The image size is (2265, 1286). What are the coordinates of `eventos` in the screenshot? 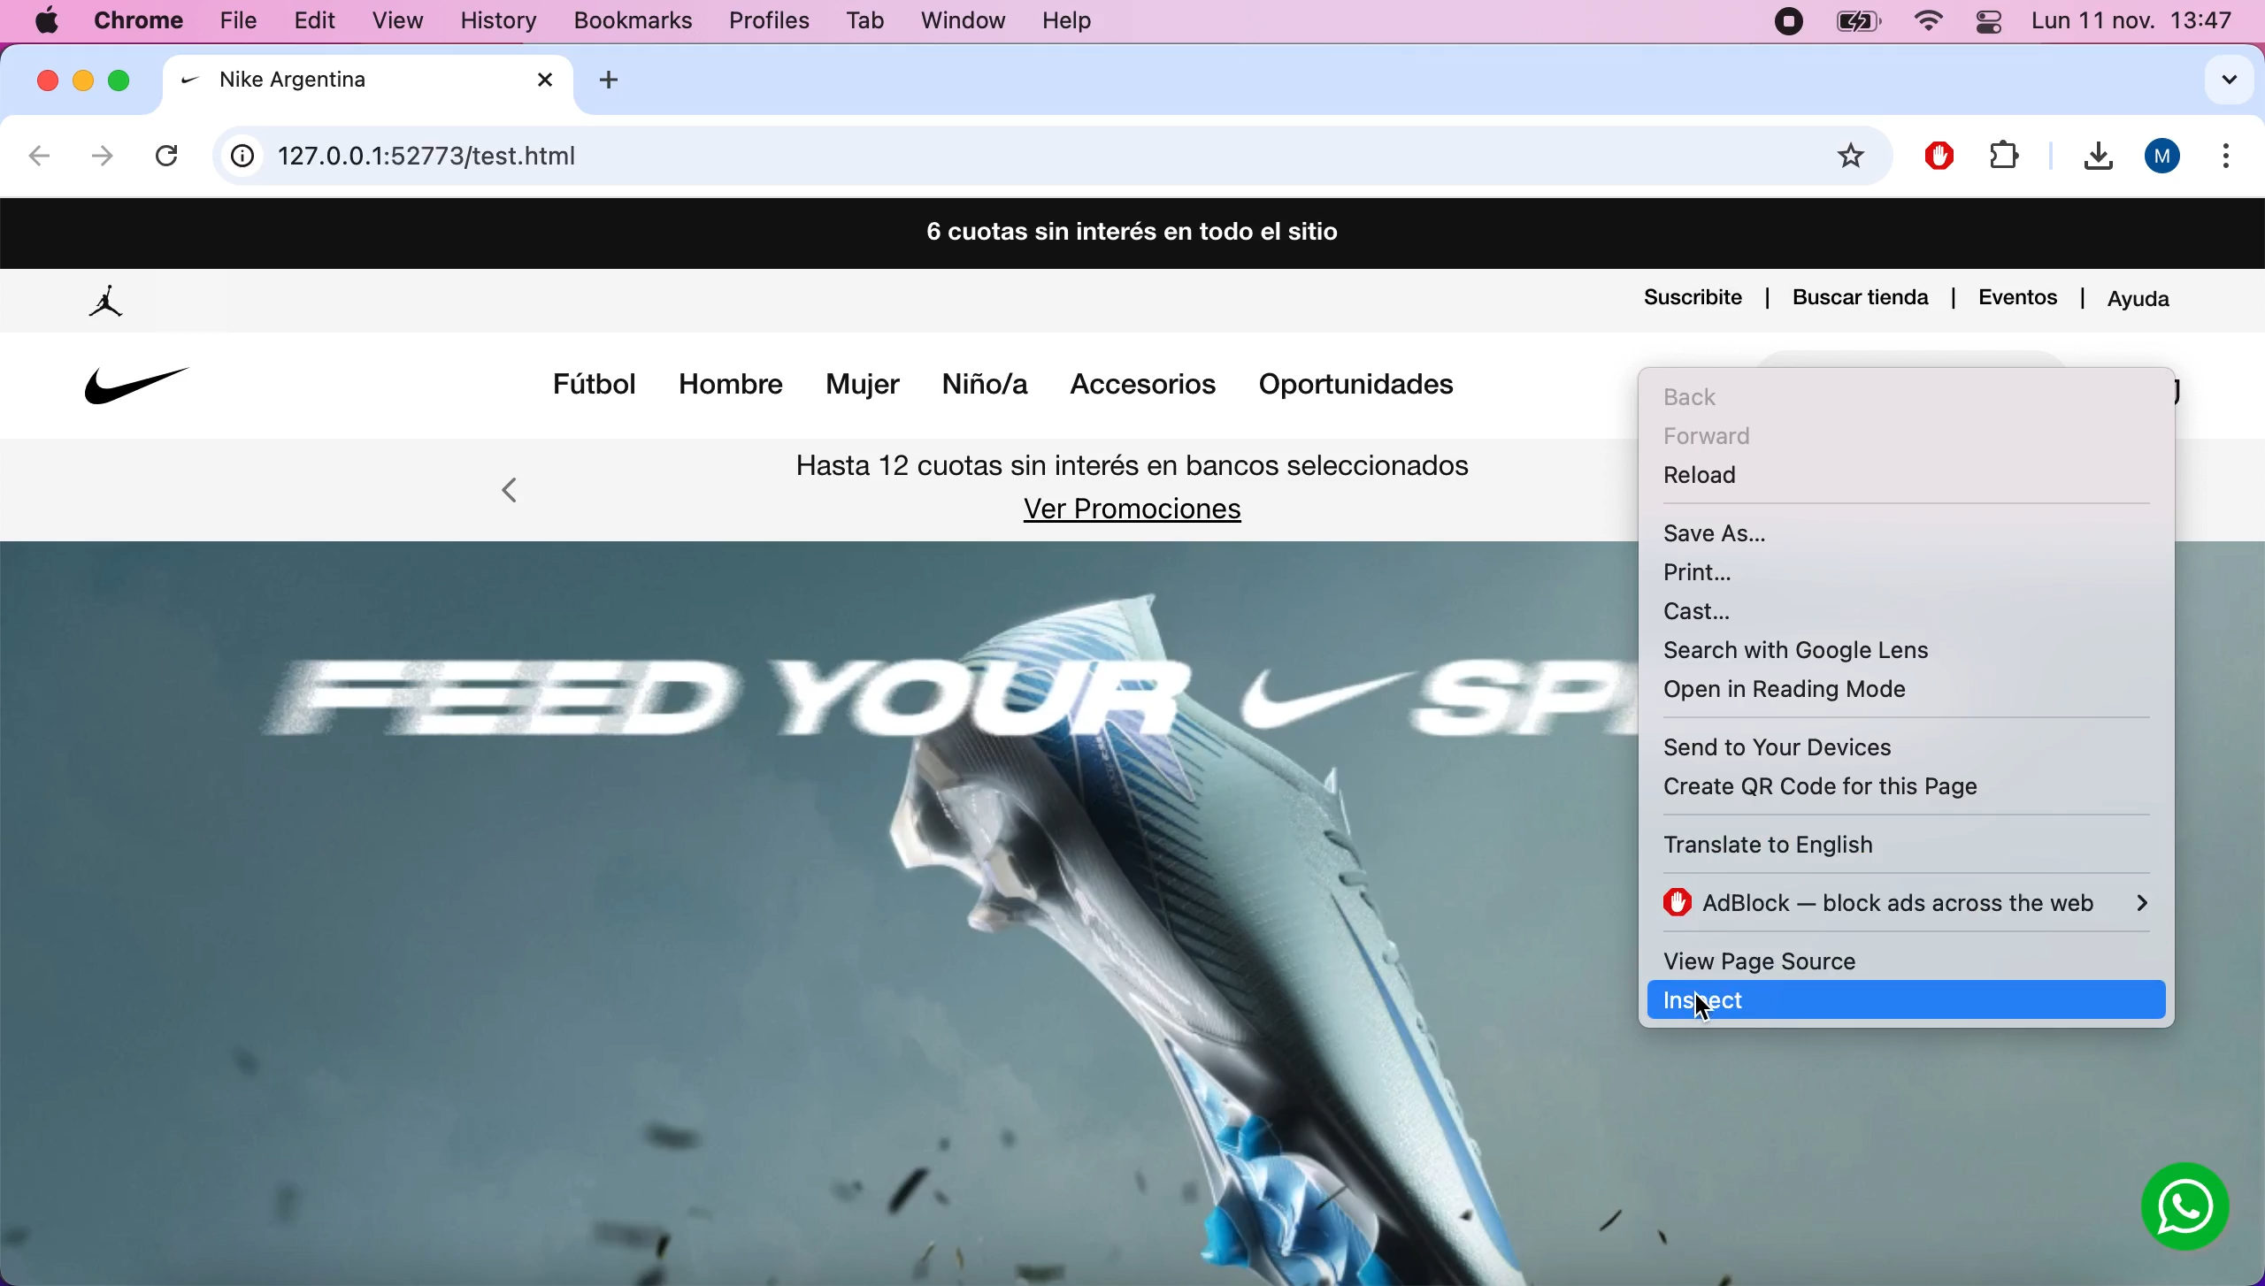 It's located at (2019, 295).